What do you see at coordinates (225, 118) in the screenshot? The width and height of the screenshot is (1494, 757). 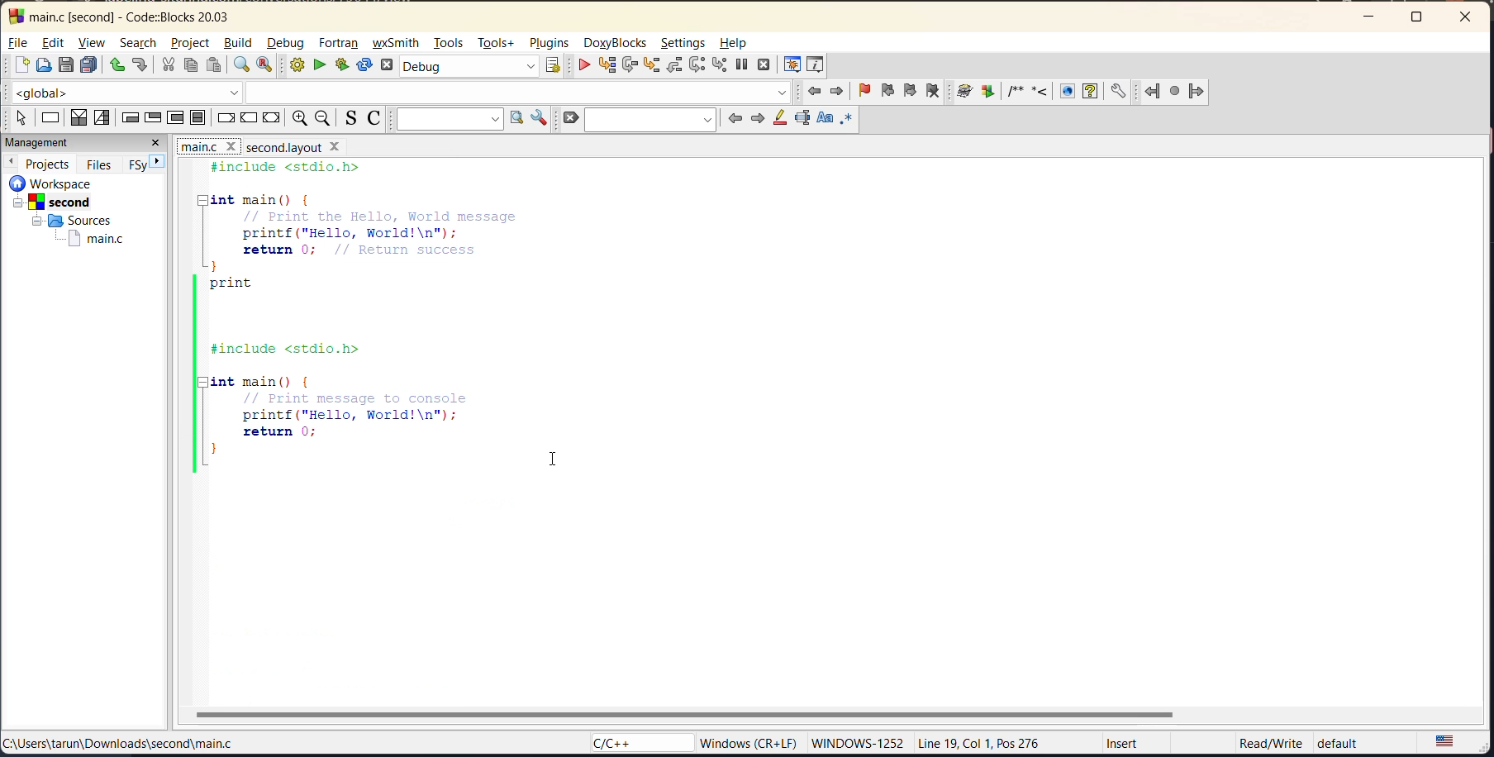 I see `break instruction` at bounding box center [225, 118].